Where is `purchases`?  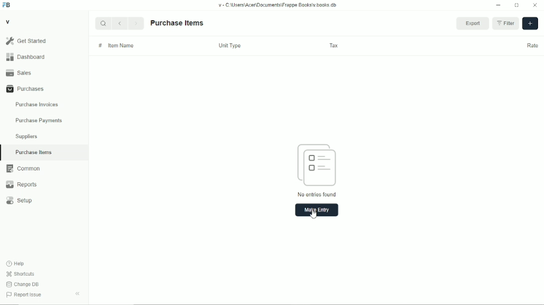
purchases is located at coordinates (25, 89).